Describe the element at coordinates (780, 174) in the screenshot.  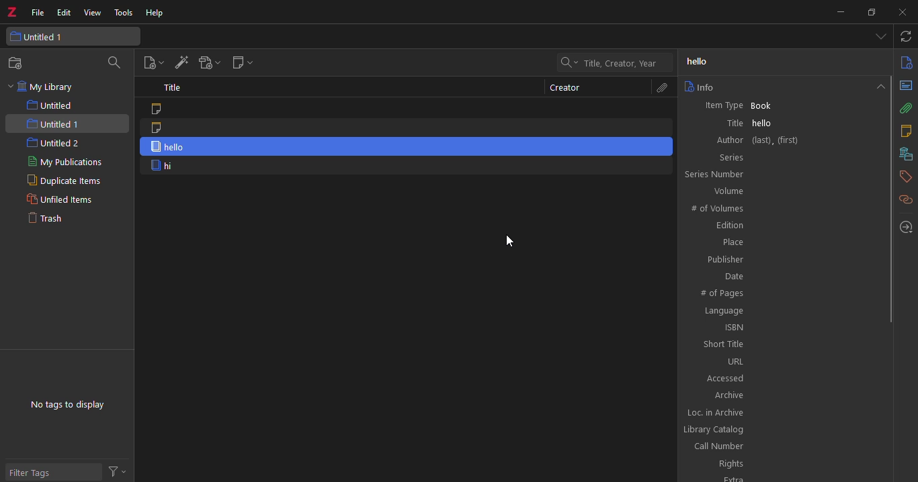
I see `series number` at that location.